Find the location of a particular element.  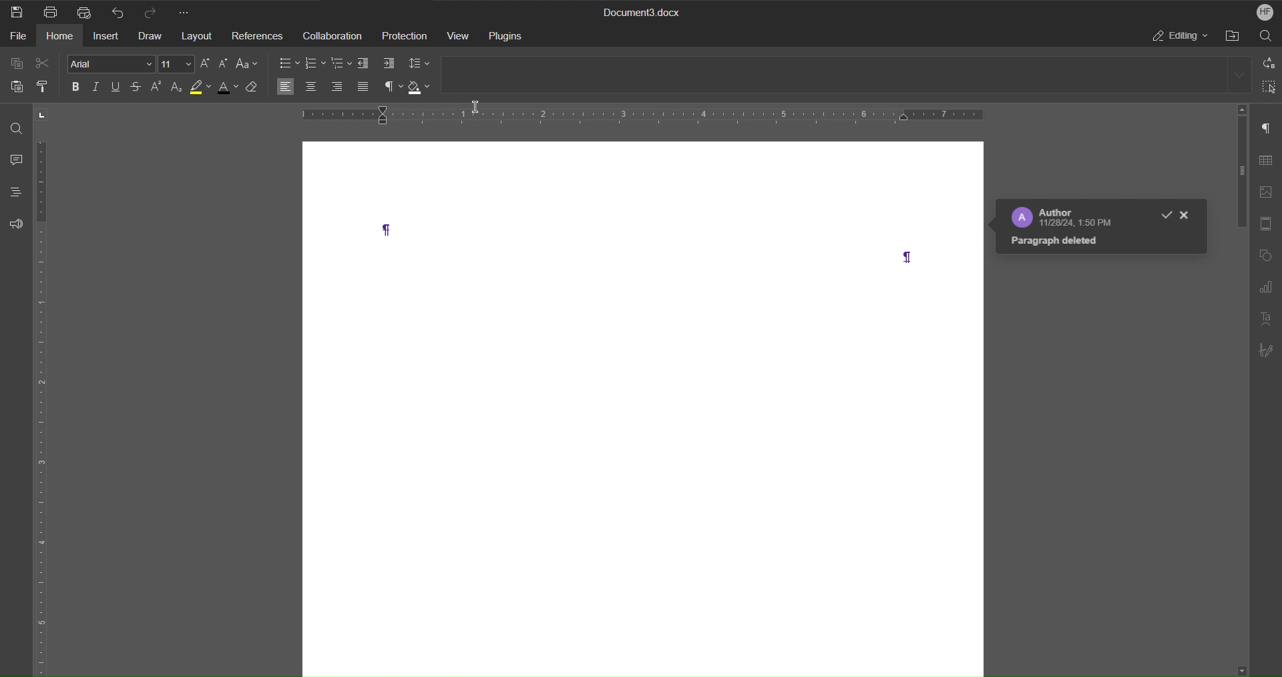

Scroll down is located at coordinates (1234, 667).